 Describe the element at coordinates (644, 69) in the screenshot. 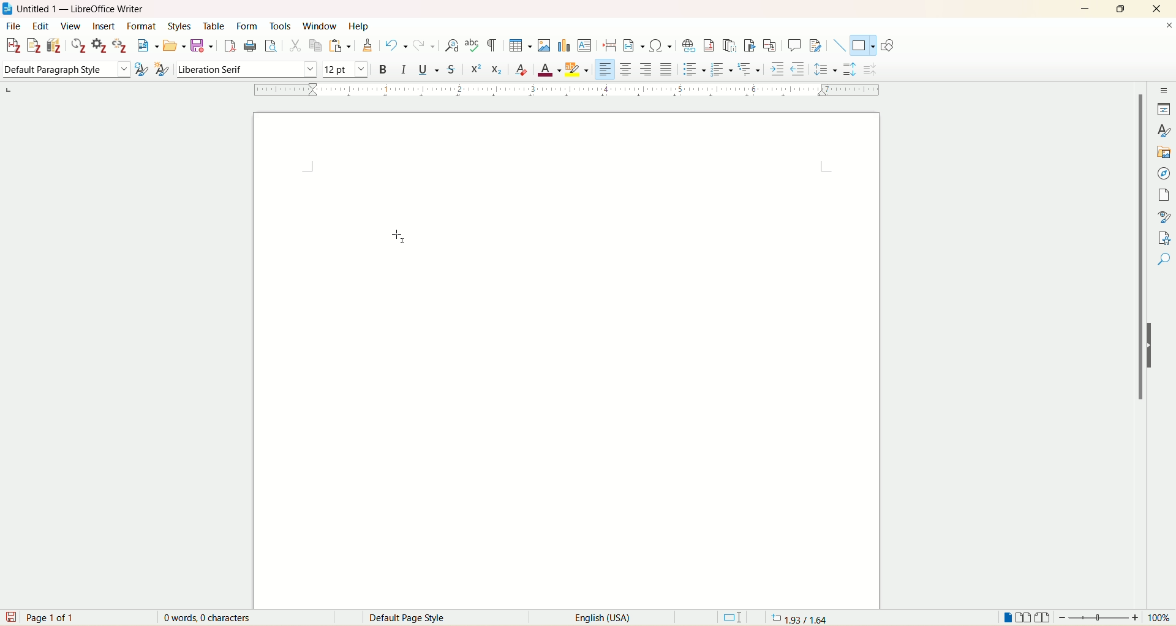

I see `align right` at that location.